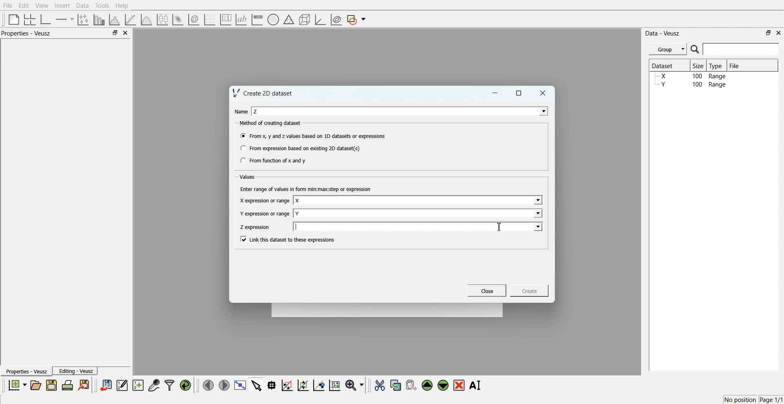 This screenshot has width=784, height=404. What do you see at coordinates (85, 385) in the screenshot?
I see `Export to graphic format` at bounding box center [85, 385].